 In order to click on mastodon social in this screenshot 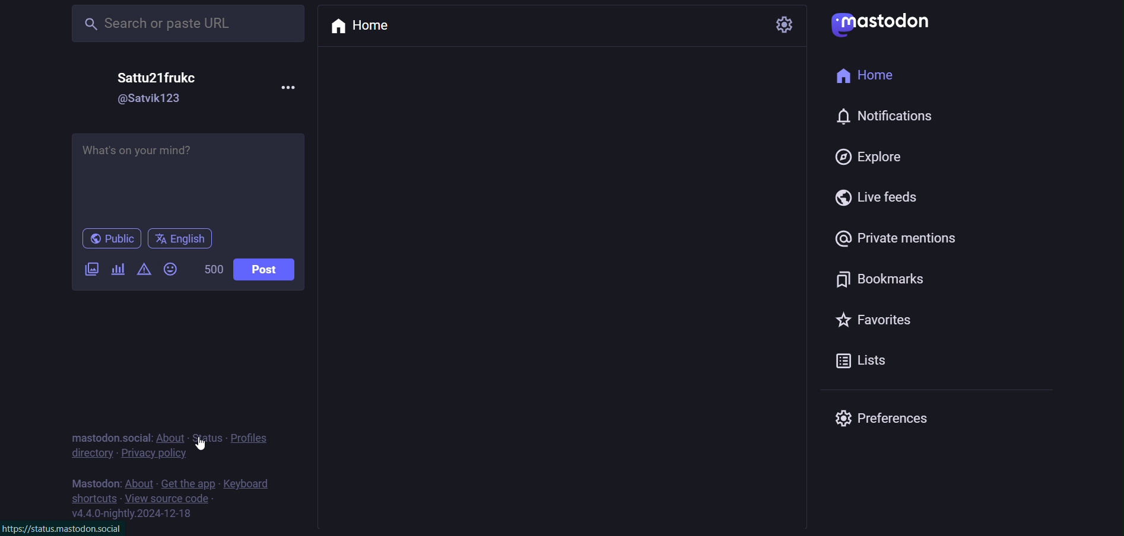, I will do `click(110, 436)`.